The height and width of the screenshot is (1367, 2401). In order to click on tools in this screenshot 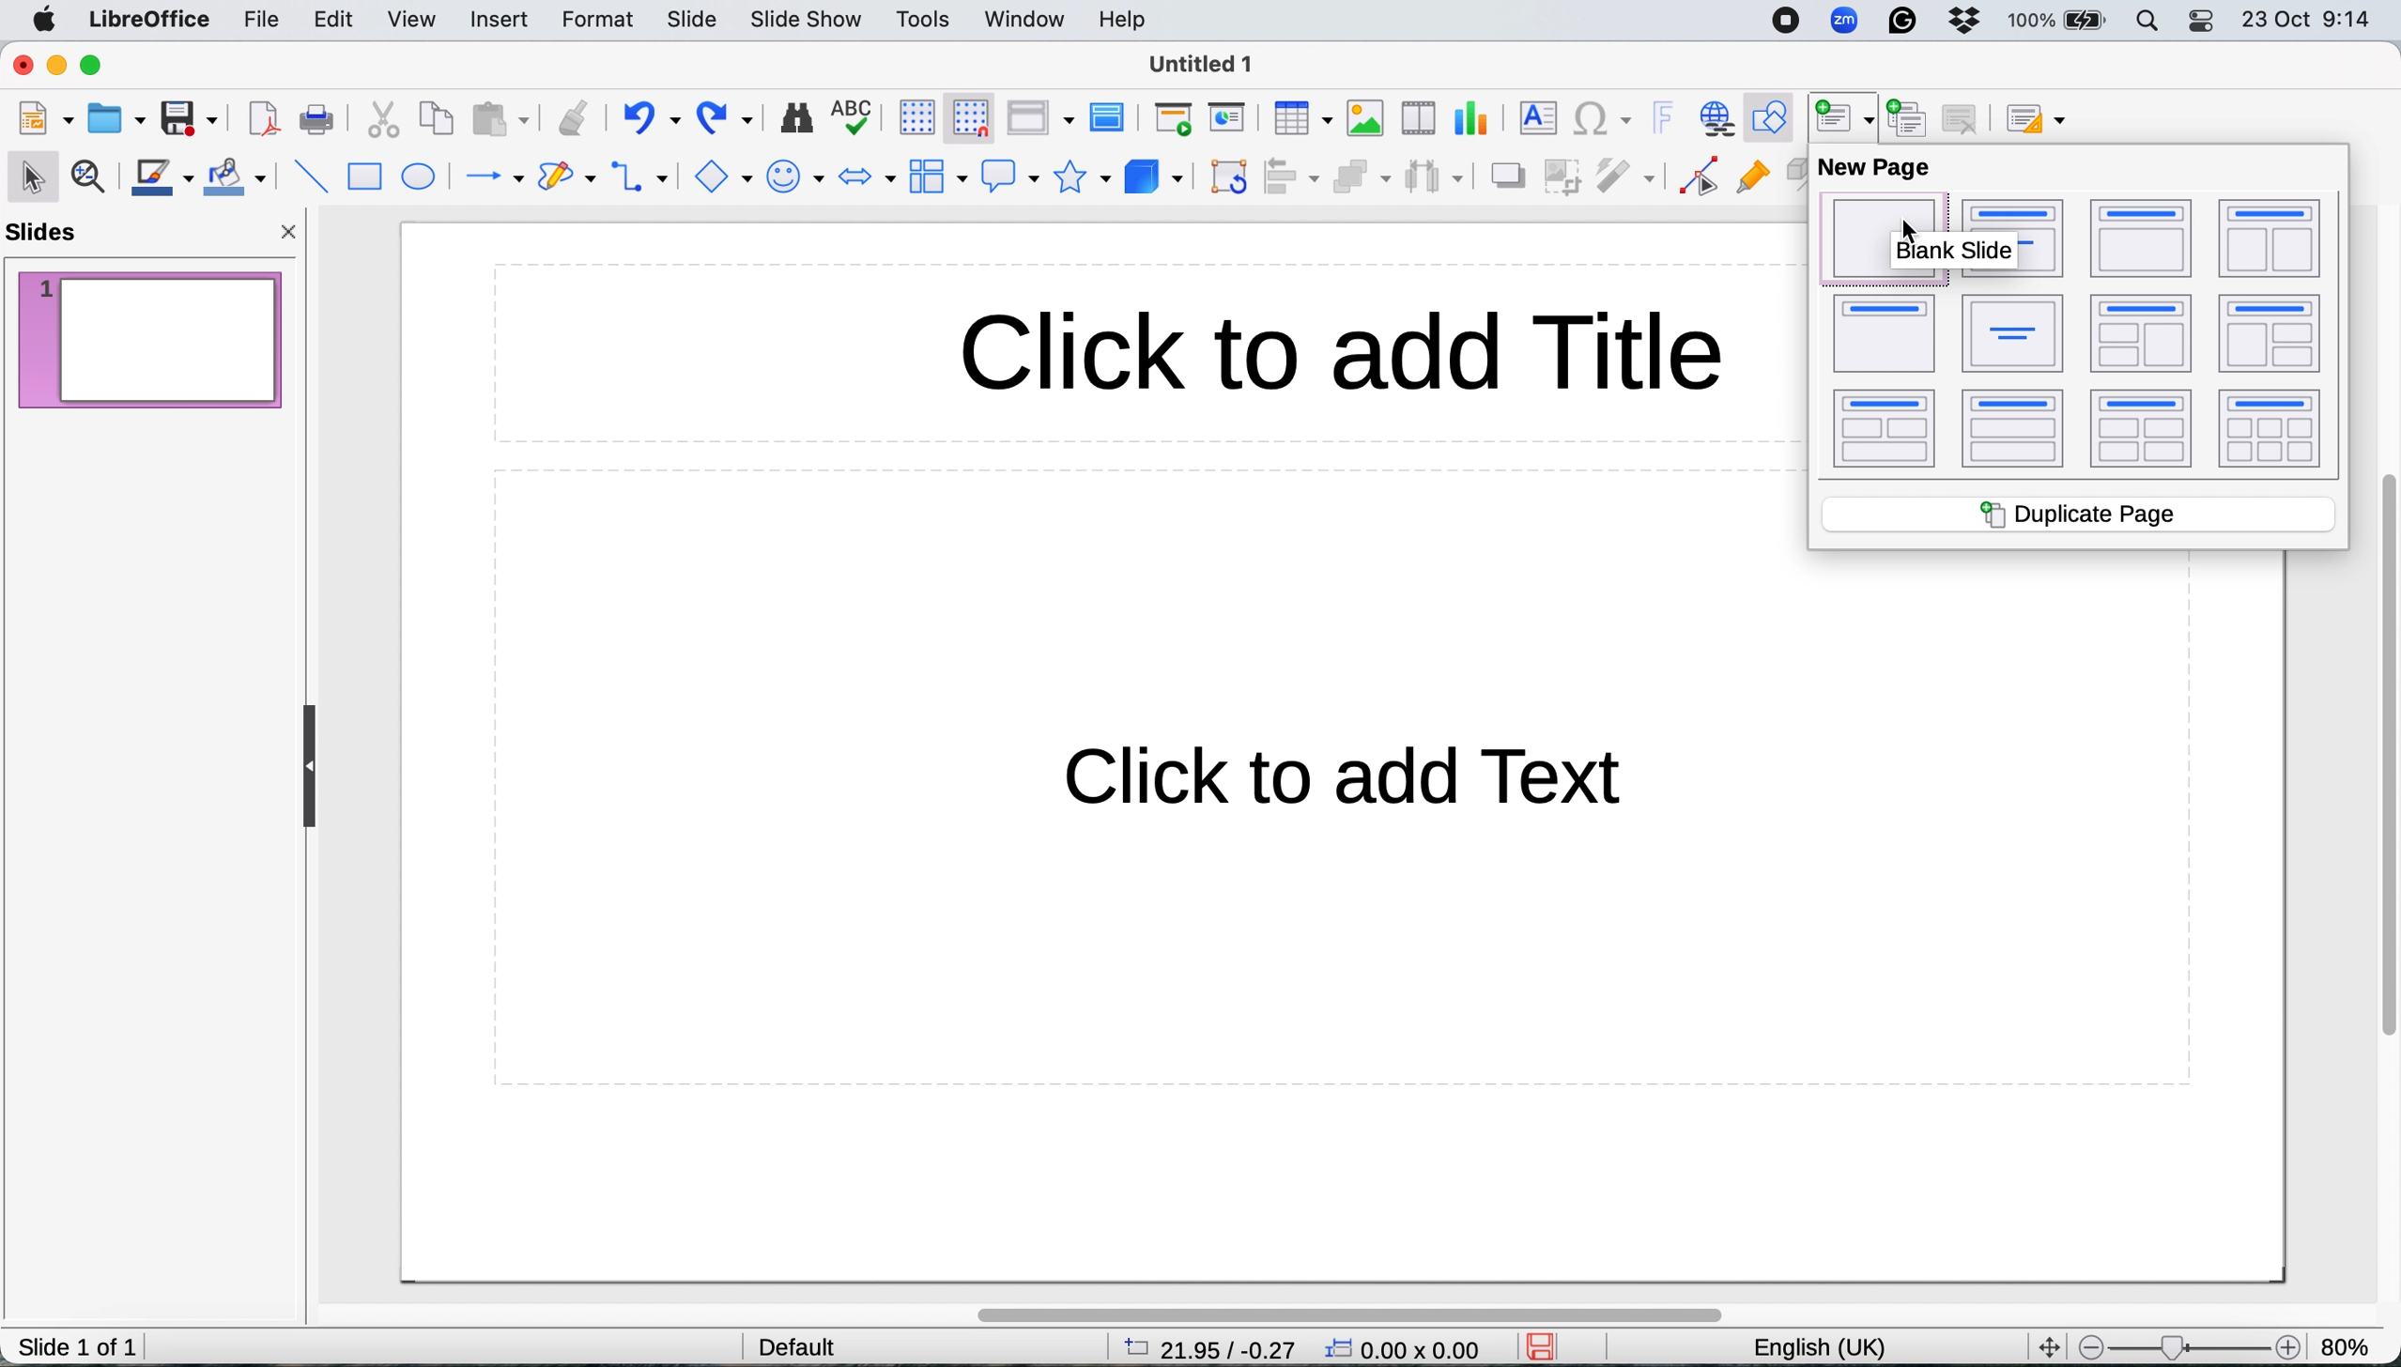, I will do `click(930, 21)`.